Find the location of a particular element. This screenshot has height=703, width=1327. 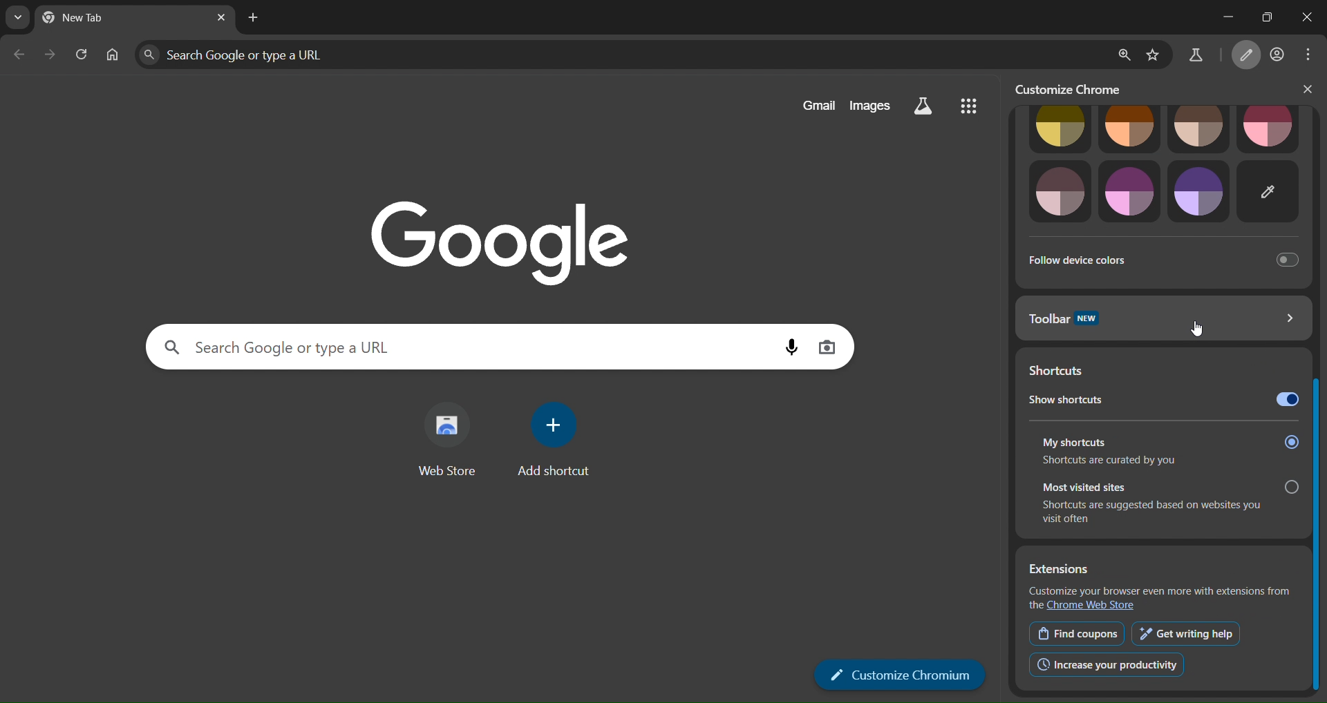

Increase your productivity is located at coordinates (1103, 664).